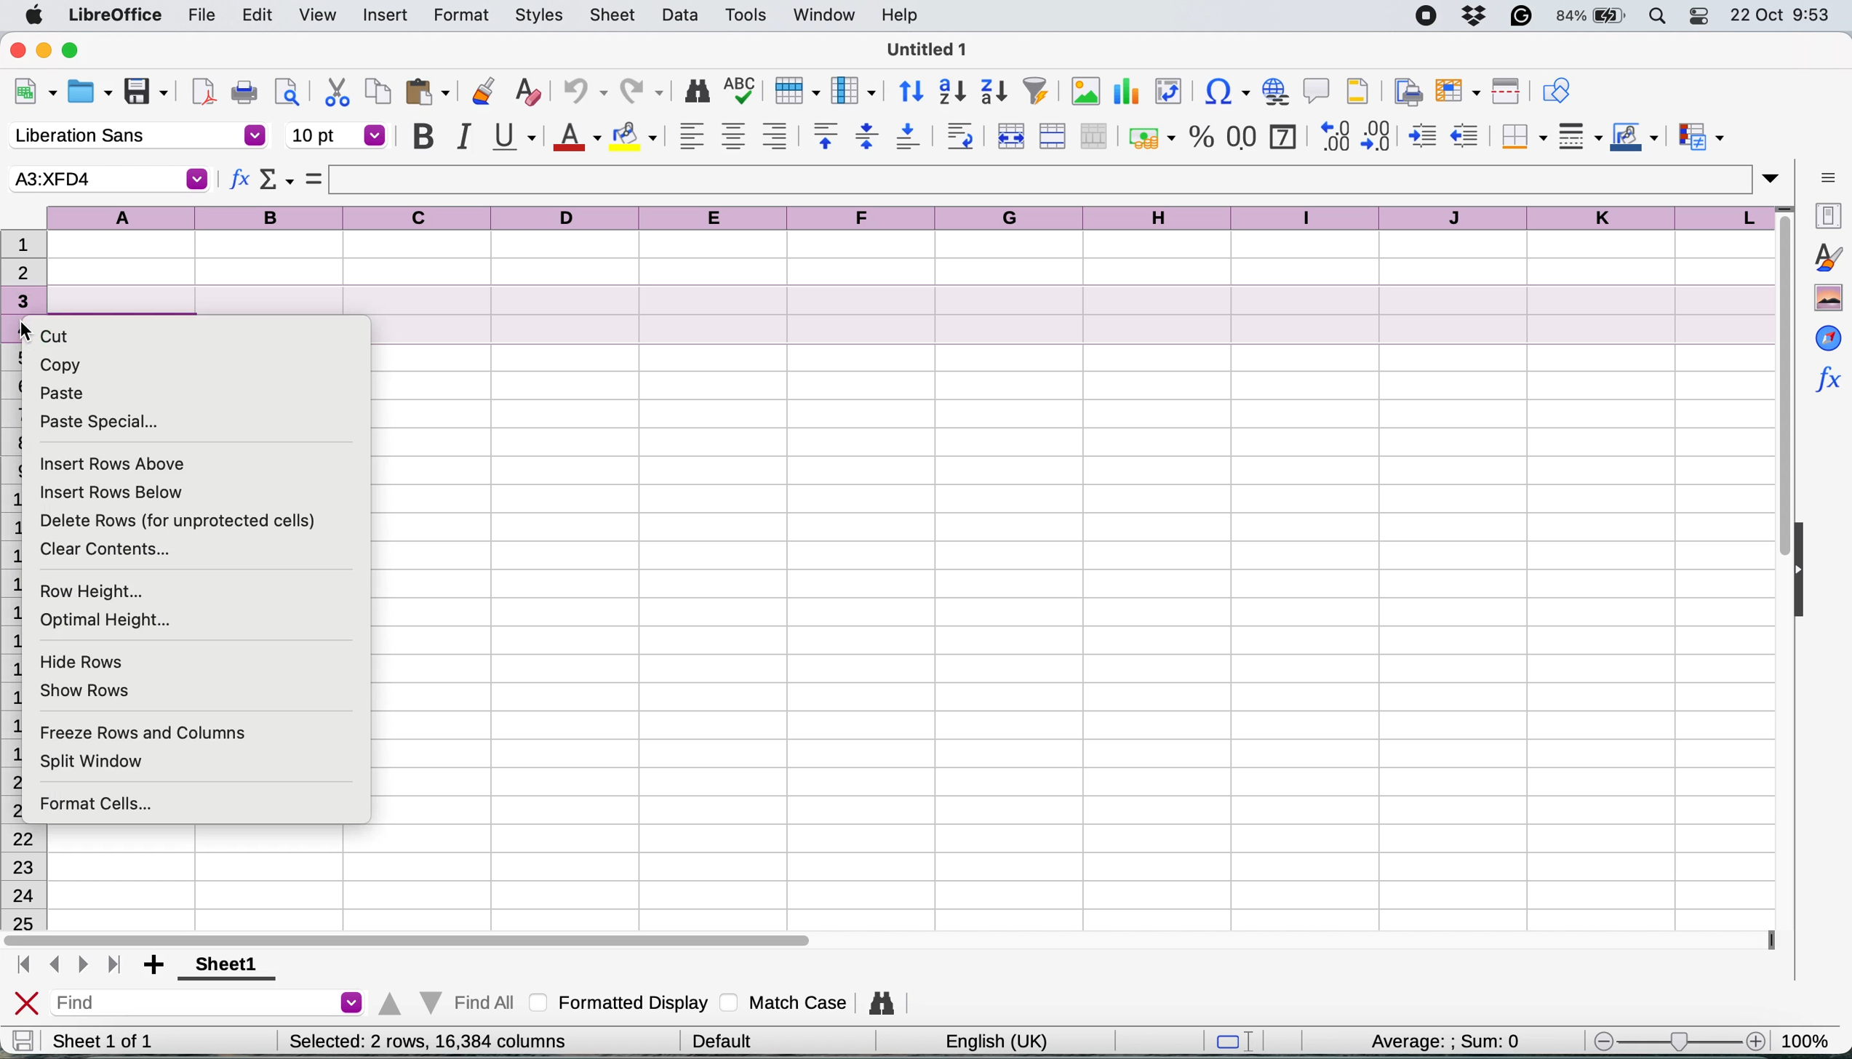 The image size is (1852, 1059). Describe the element at coordinates (1150, 137) in the screenshot. I see `format as currency` at that location.